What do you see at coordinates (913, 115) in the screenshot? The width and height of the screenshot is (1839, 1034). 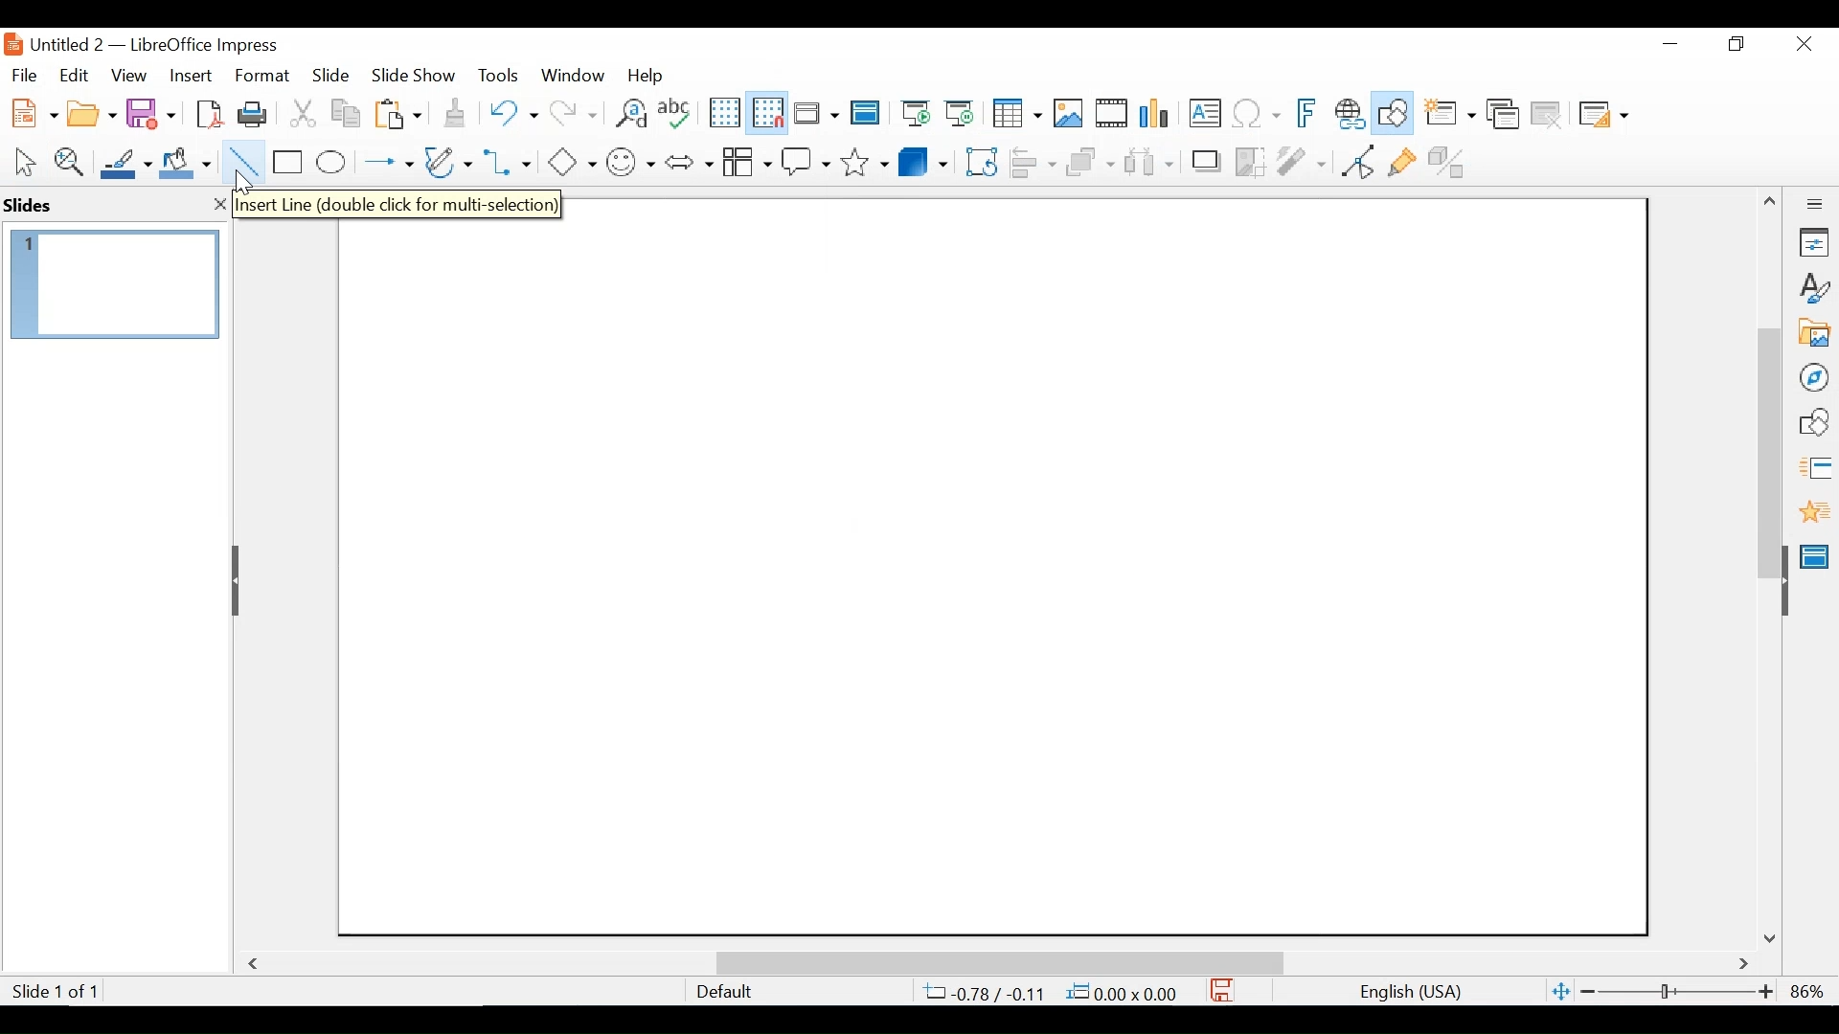 I see `Start from First Slide` at bounding box center [913, 115].